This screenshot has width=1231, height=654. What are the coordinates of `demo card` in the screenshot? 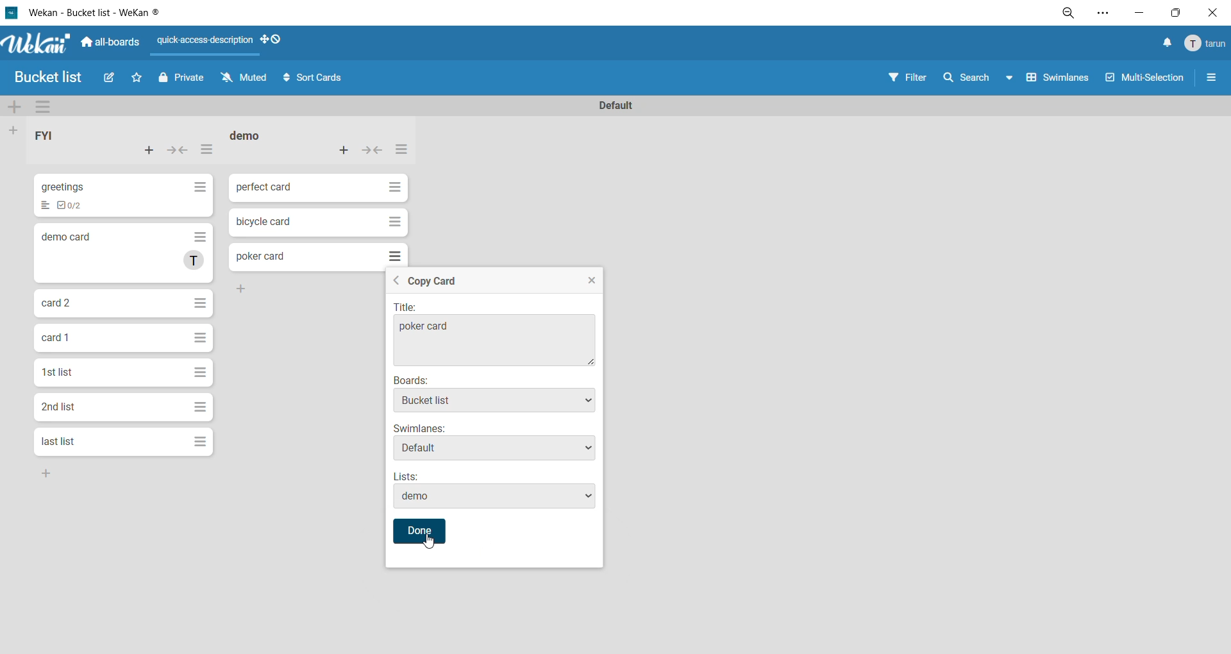 It's located at (69, 236).